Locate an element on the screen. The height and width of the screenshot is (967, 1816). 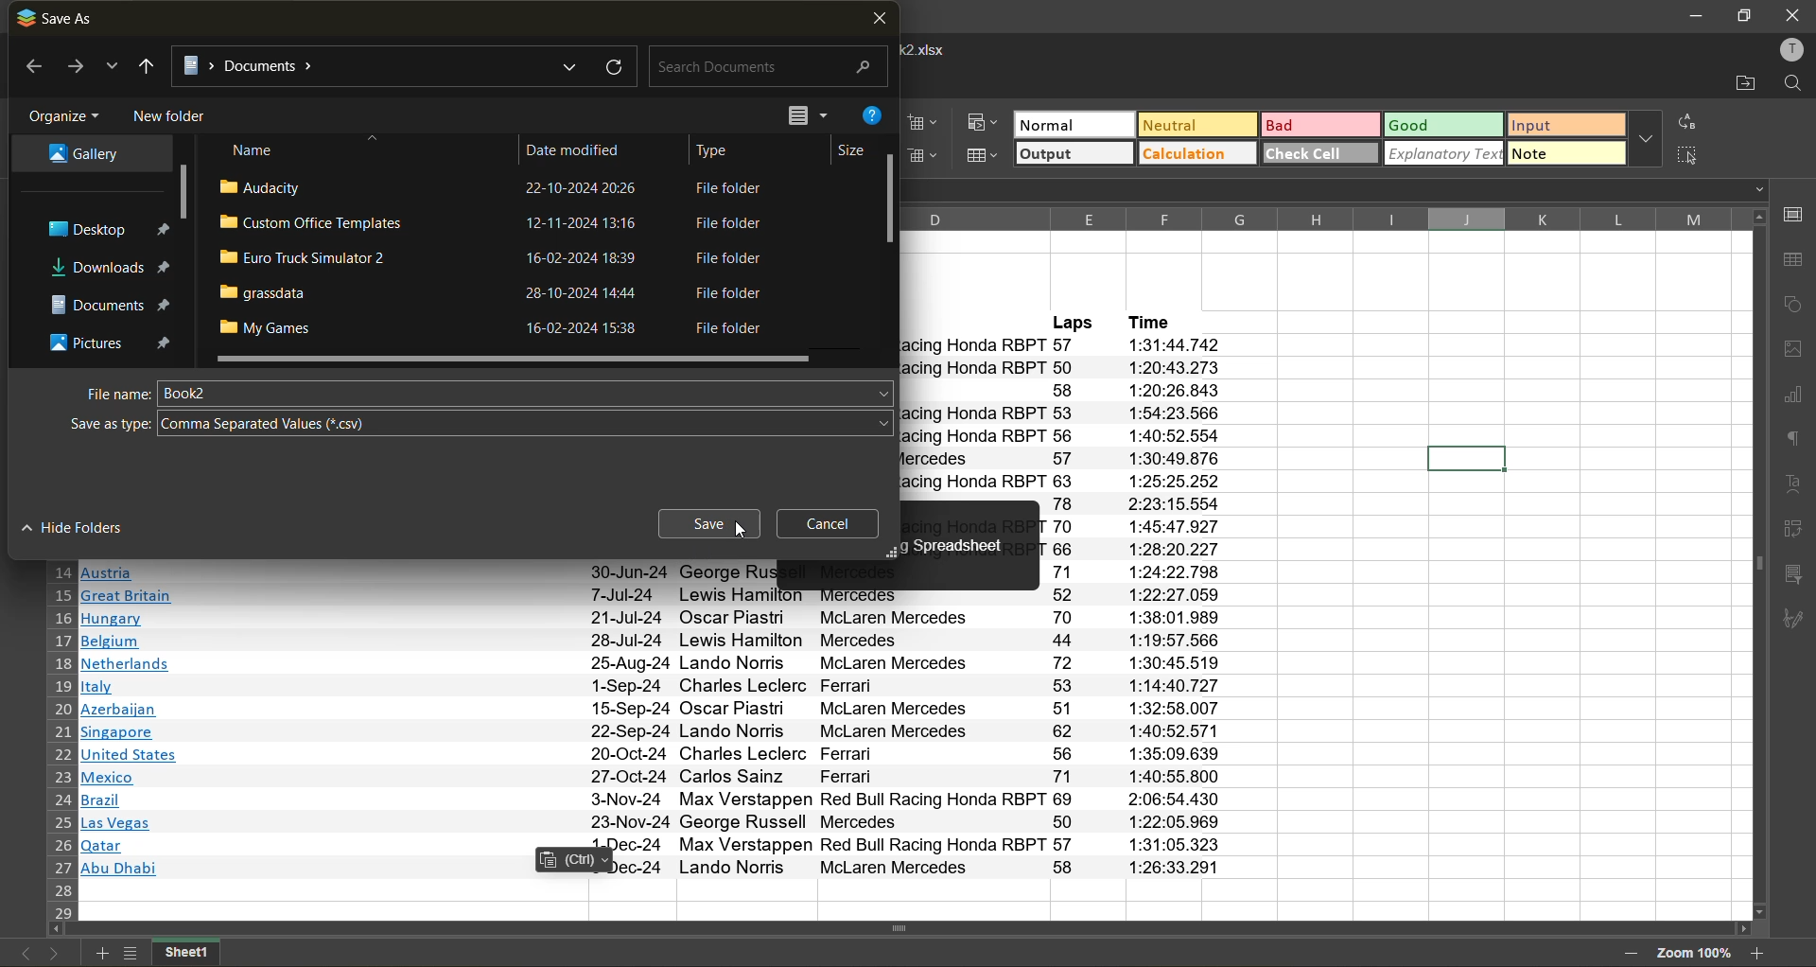
back is located at coordinates (29, 68).